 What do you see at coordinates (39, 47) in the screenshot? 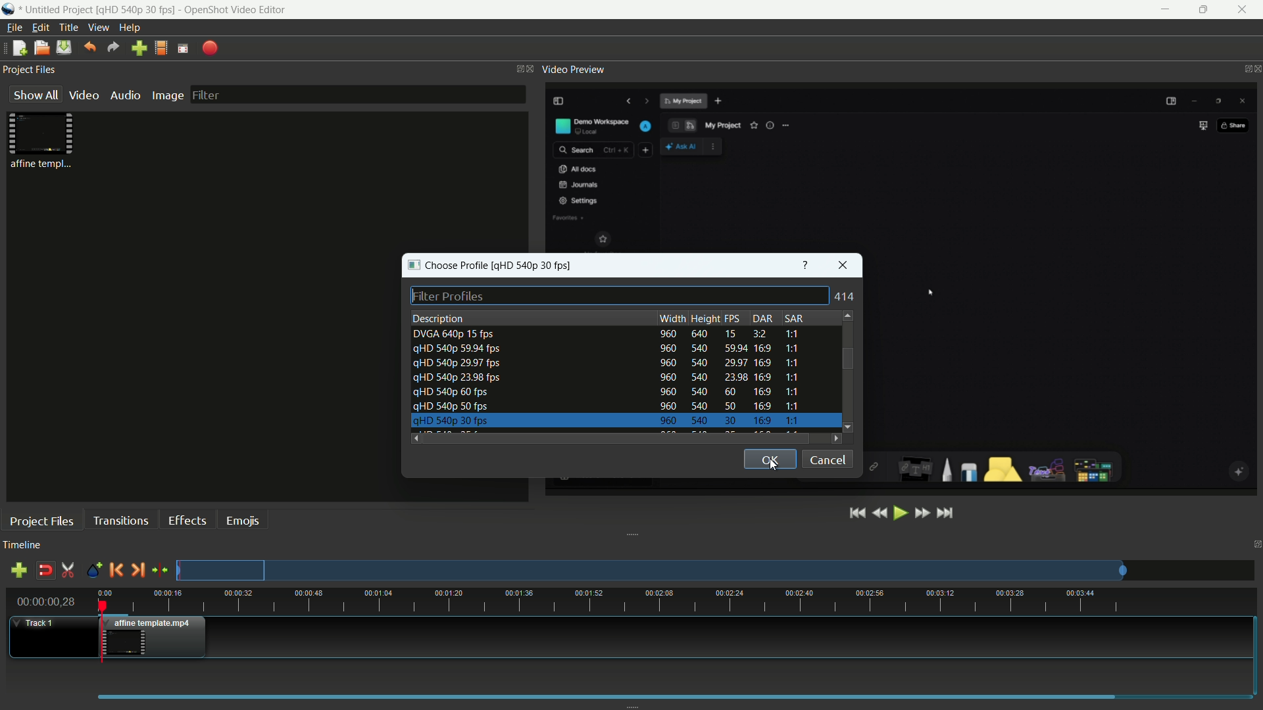
I see `open file` at bounding box center [39, 47].